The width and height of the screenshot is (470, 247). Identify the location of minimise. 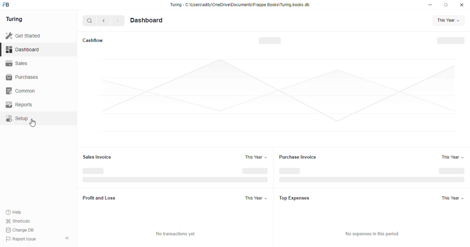
(431, 5).